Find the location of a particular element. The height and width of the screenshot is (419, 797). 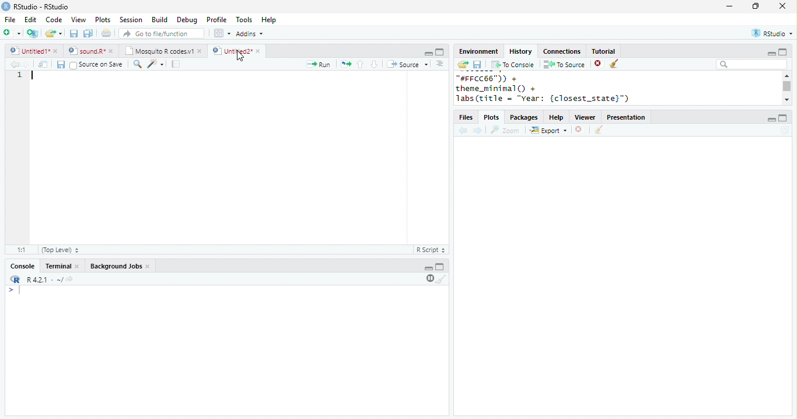

maximize is located at coordinates (439, 52).